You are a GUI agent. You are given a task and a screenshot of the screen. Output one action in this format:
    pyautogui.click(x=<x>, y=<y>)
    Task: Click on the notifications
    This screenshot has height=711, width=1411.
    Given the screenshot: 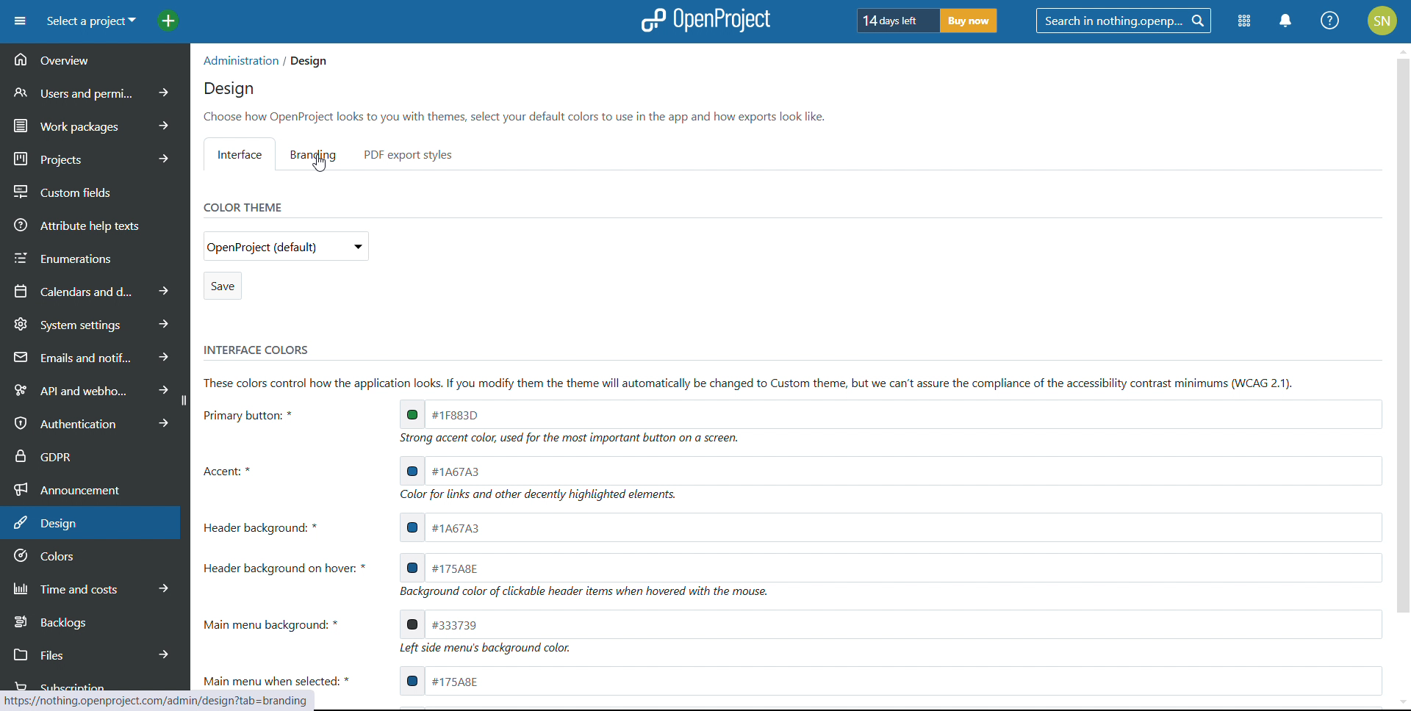 What is the action you would take?
    pyautogui.click(x=1287, y=21)
    